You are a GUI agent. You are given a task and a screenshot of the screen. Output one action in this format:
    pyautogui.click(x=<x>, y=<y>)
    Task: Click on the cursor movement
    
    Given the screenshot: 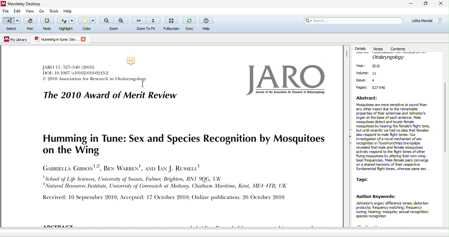 What is the action you would take?
    pyautogui.click(x=142, y=84)
    